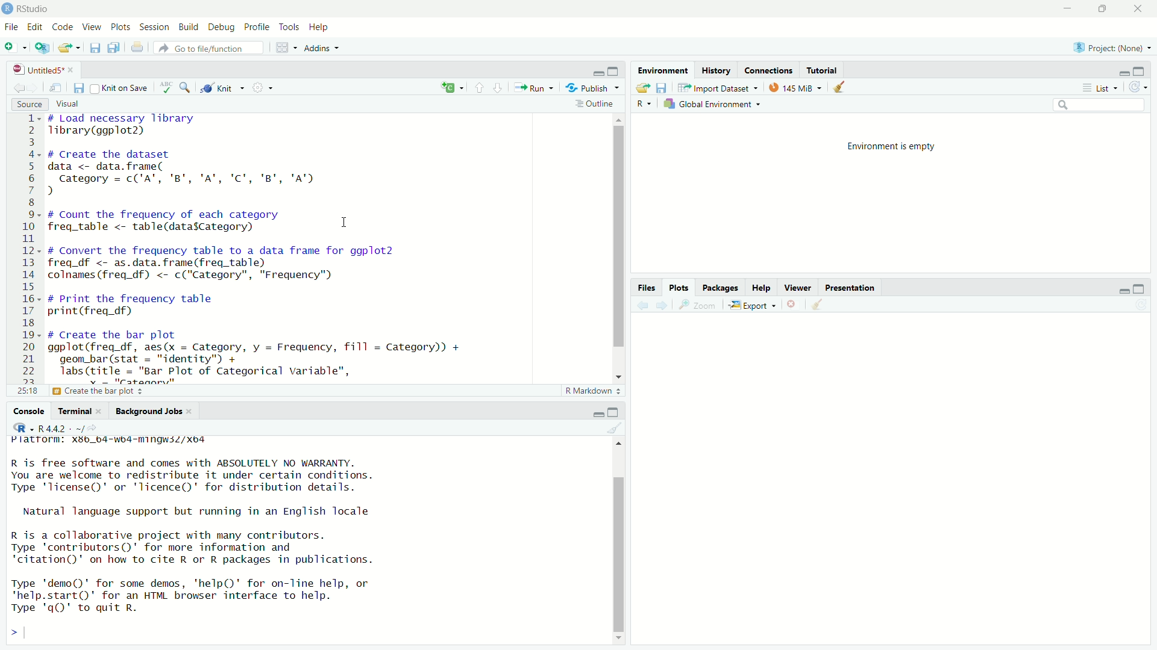 The height and width of the screenshot is (650, 1157). I want to click on 145 MiB, so click(792, 88).